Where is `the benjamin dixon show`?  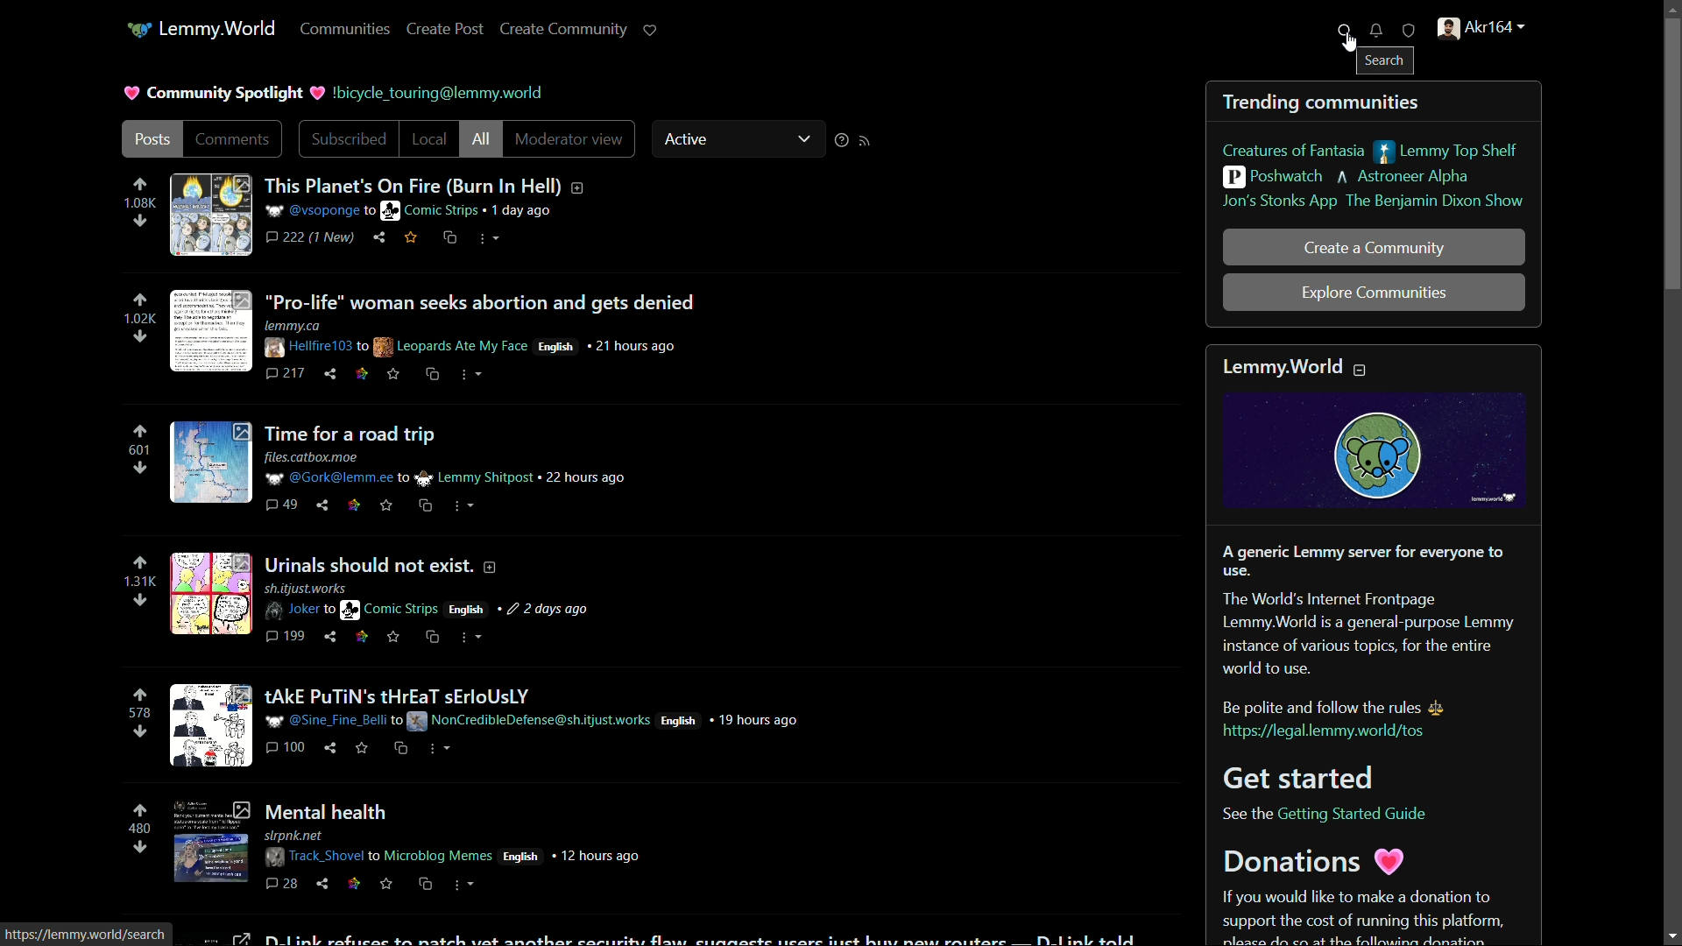 the benjamin dixon show is located at coordinates (1436, 202).